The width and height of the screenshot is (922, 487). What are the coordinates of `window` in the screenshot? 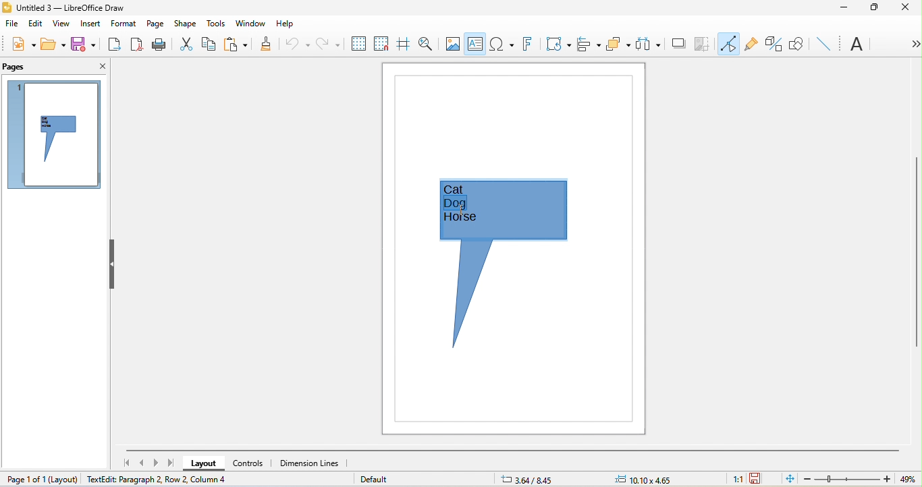 It's located at (253, 23).